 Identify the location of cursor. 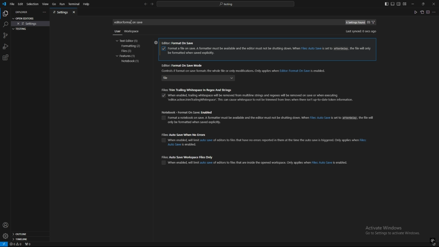
(131, 22).